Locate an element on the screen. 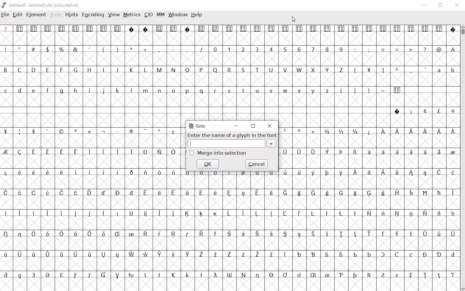 The width and height of the screenshot is (465, 291). Symbol is located at coordinates (440, 173).